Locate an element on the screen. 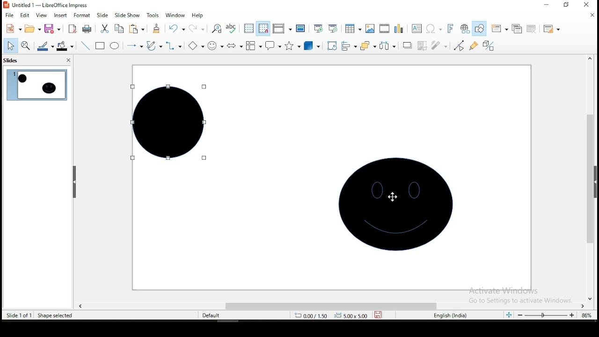 Image resolution: width=599 pixels, height=337 pixels. close window is located at coordinates (590, 5).